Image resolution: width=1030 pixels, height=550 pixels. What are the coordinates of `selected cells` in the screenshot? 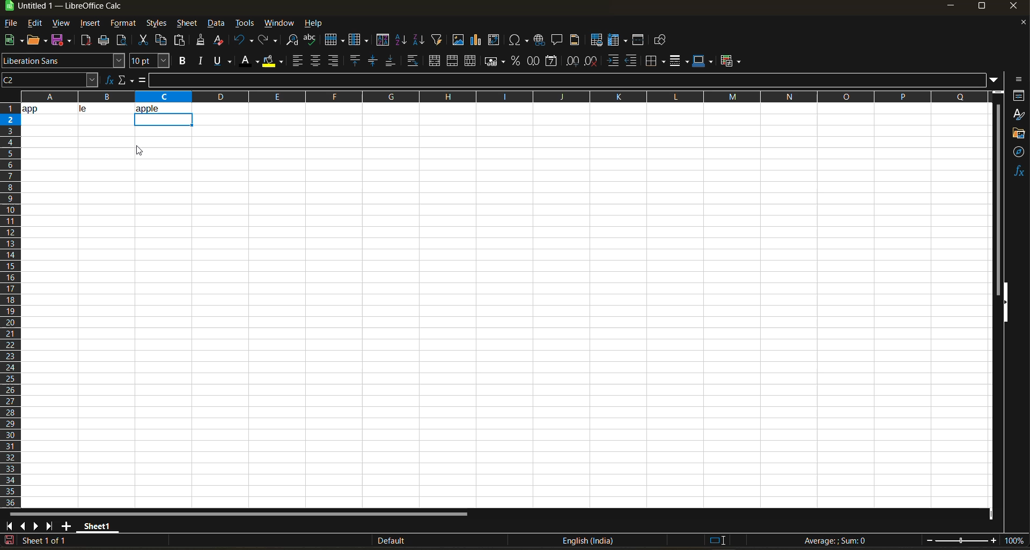 It's located at (163, 120).